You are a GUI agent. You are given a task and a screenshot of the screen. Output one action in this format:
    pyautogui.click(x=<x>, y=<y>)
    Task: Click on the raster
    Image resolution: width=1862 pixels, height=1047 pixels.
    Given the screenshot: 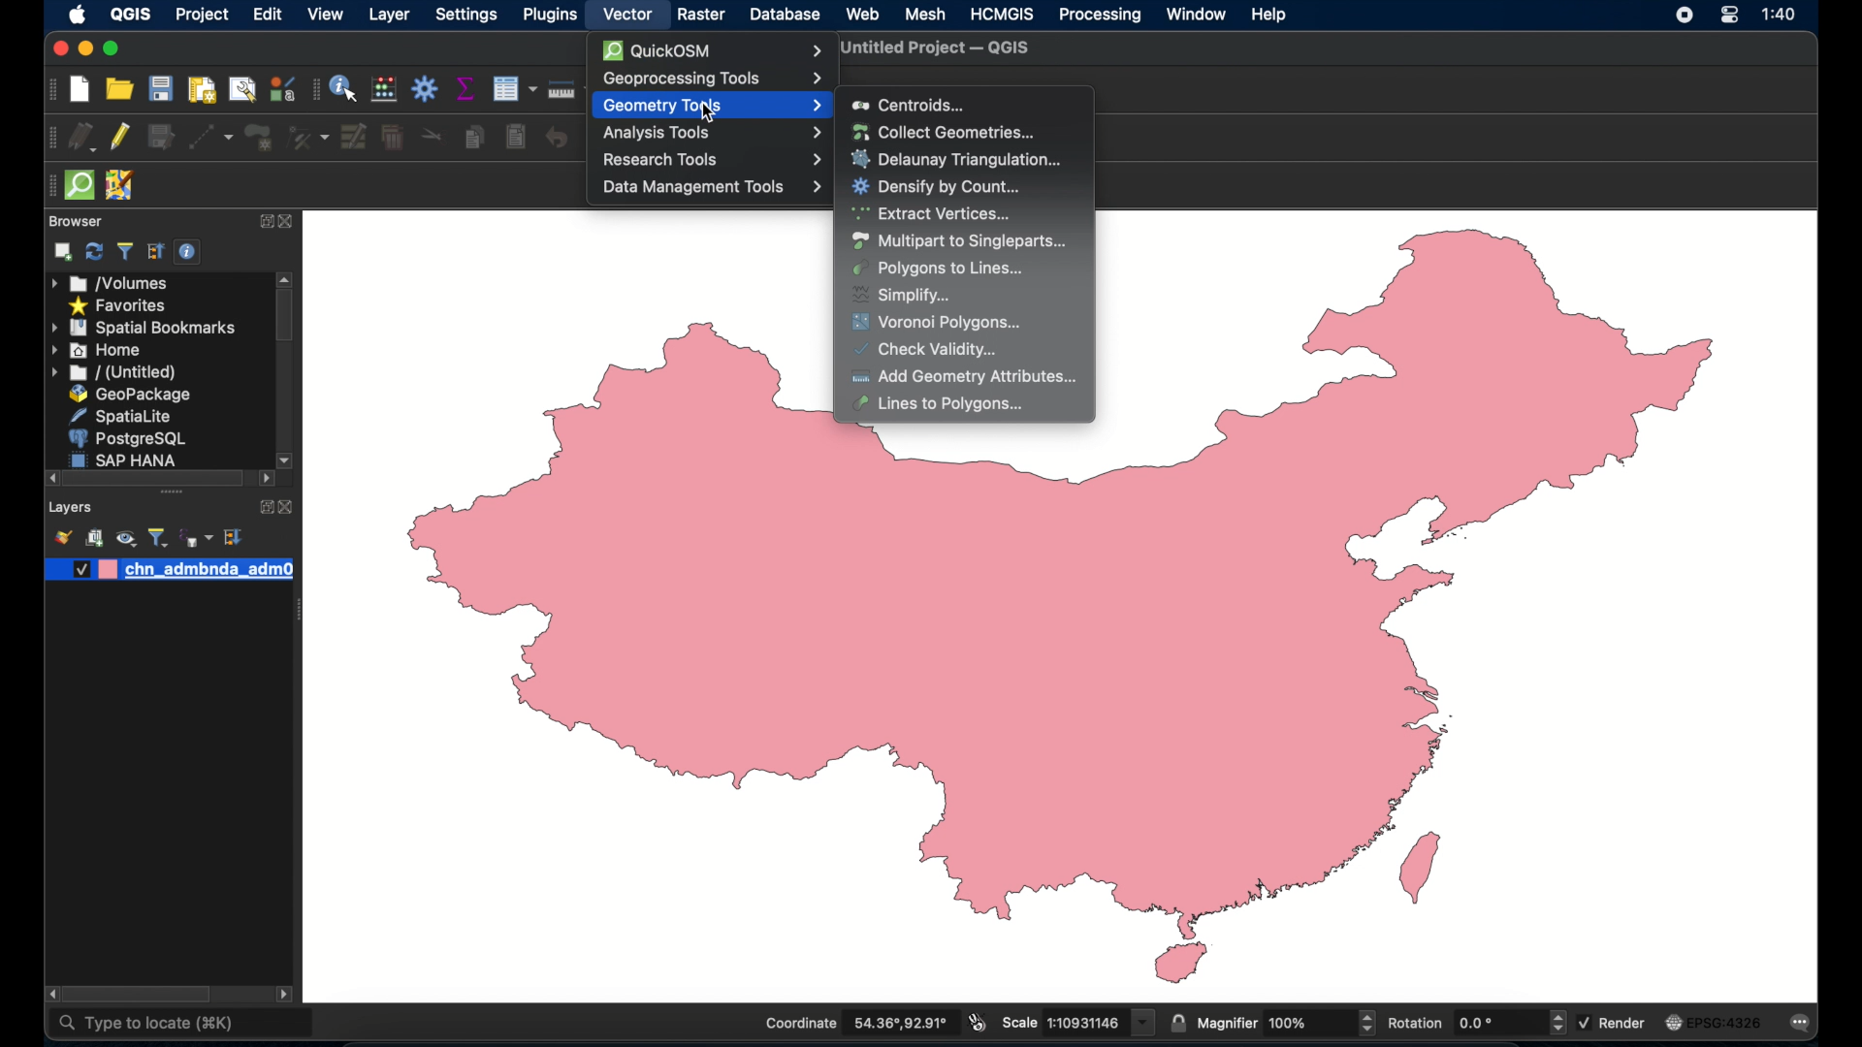 What is the action you would take?
    pyautogui.click(x=700, y=15)
    